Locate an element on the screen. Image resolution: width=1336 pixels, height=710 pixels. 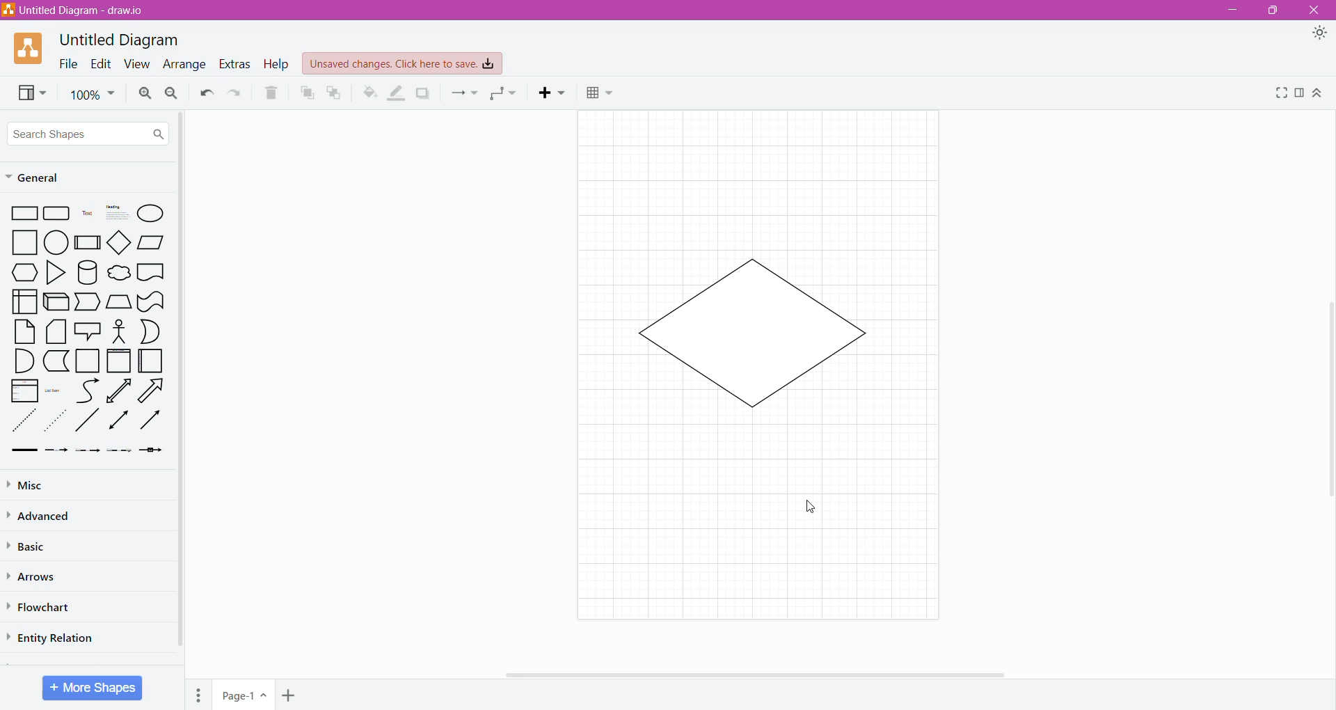
Horizontal Scroll Bar is located at coordinates (713, 677).